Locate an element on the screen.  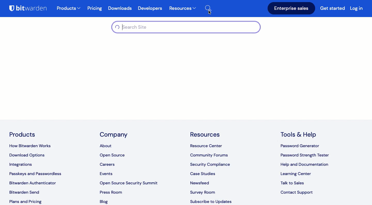
how bit warden works is located at coordinates (34, 145).